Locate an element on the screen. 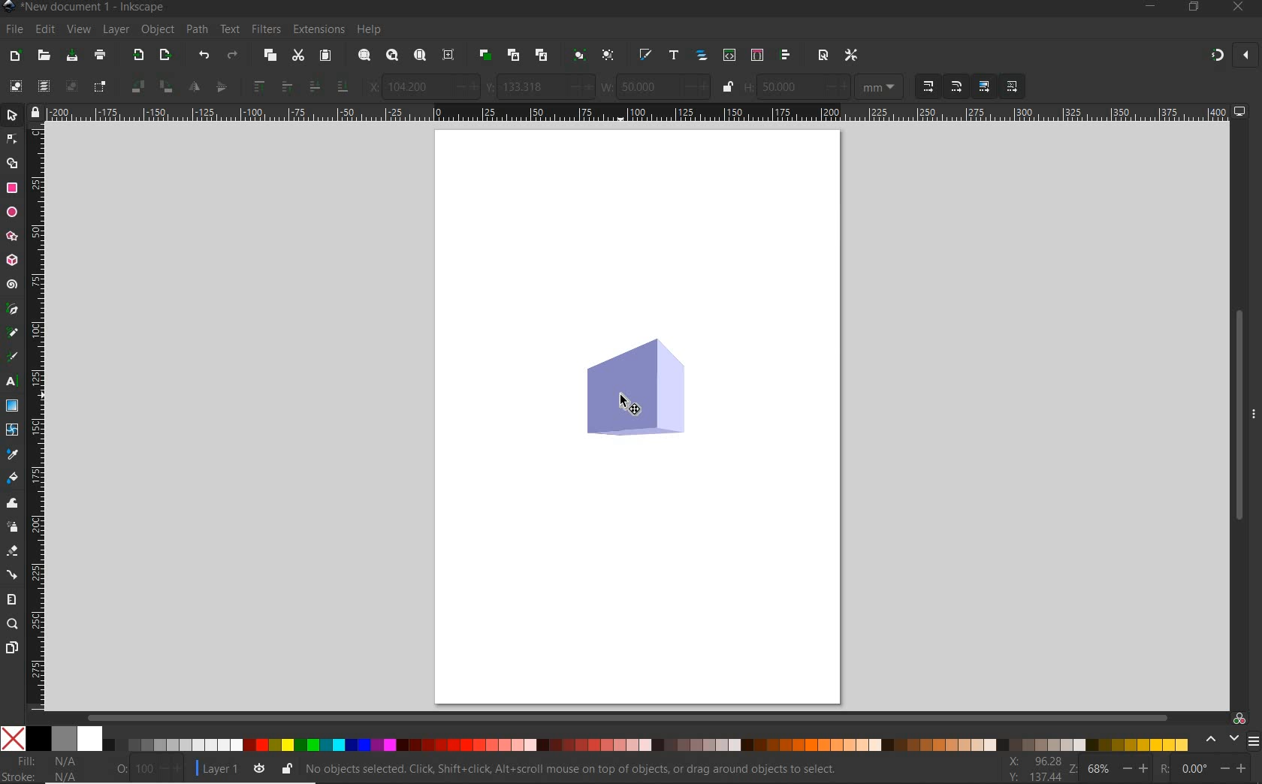 This screenshot has width=1262, height=784. zoom selection is located at coordinates (364, 55).